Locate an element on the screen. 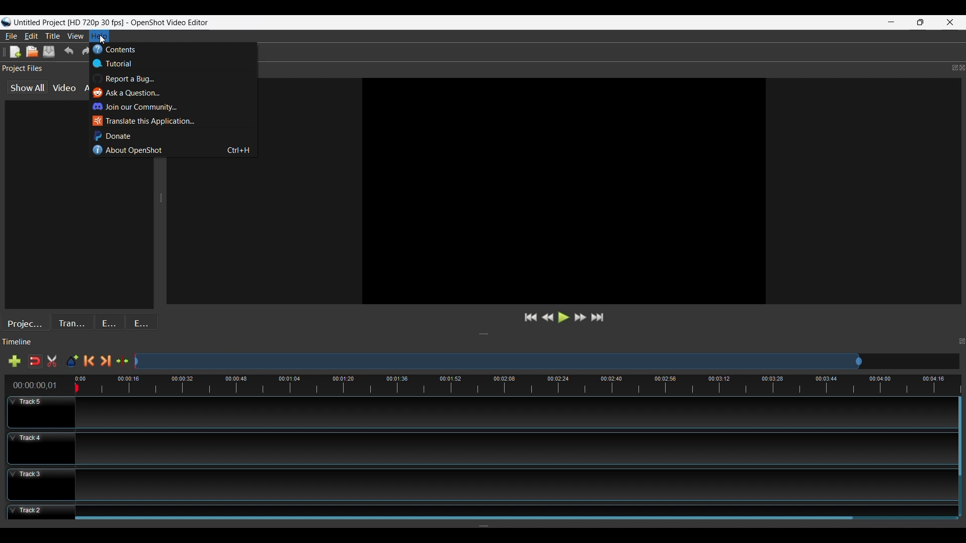 The height and width of the screenshot is (543, 966). minimize is located at coordinates (891, 22).